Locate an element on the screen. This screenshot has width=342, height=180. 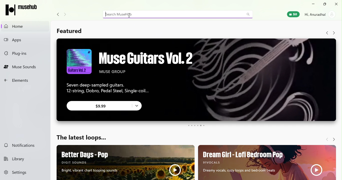
Library is located at coordinates (24, 159).